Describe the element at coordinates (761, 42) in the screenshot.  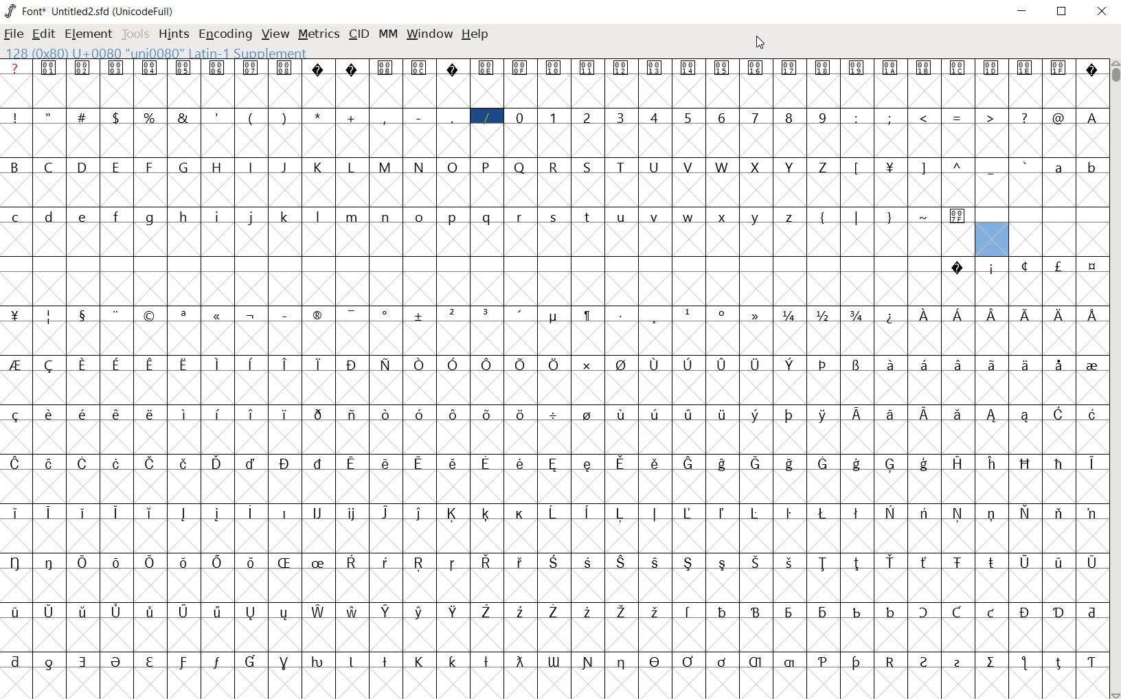
I see `CURSOR` at that location.